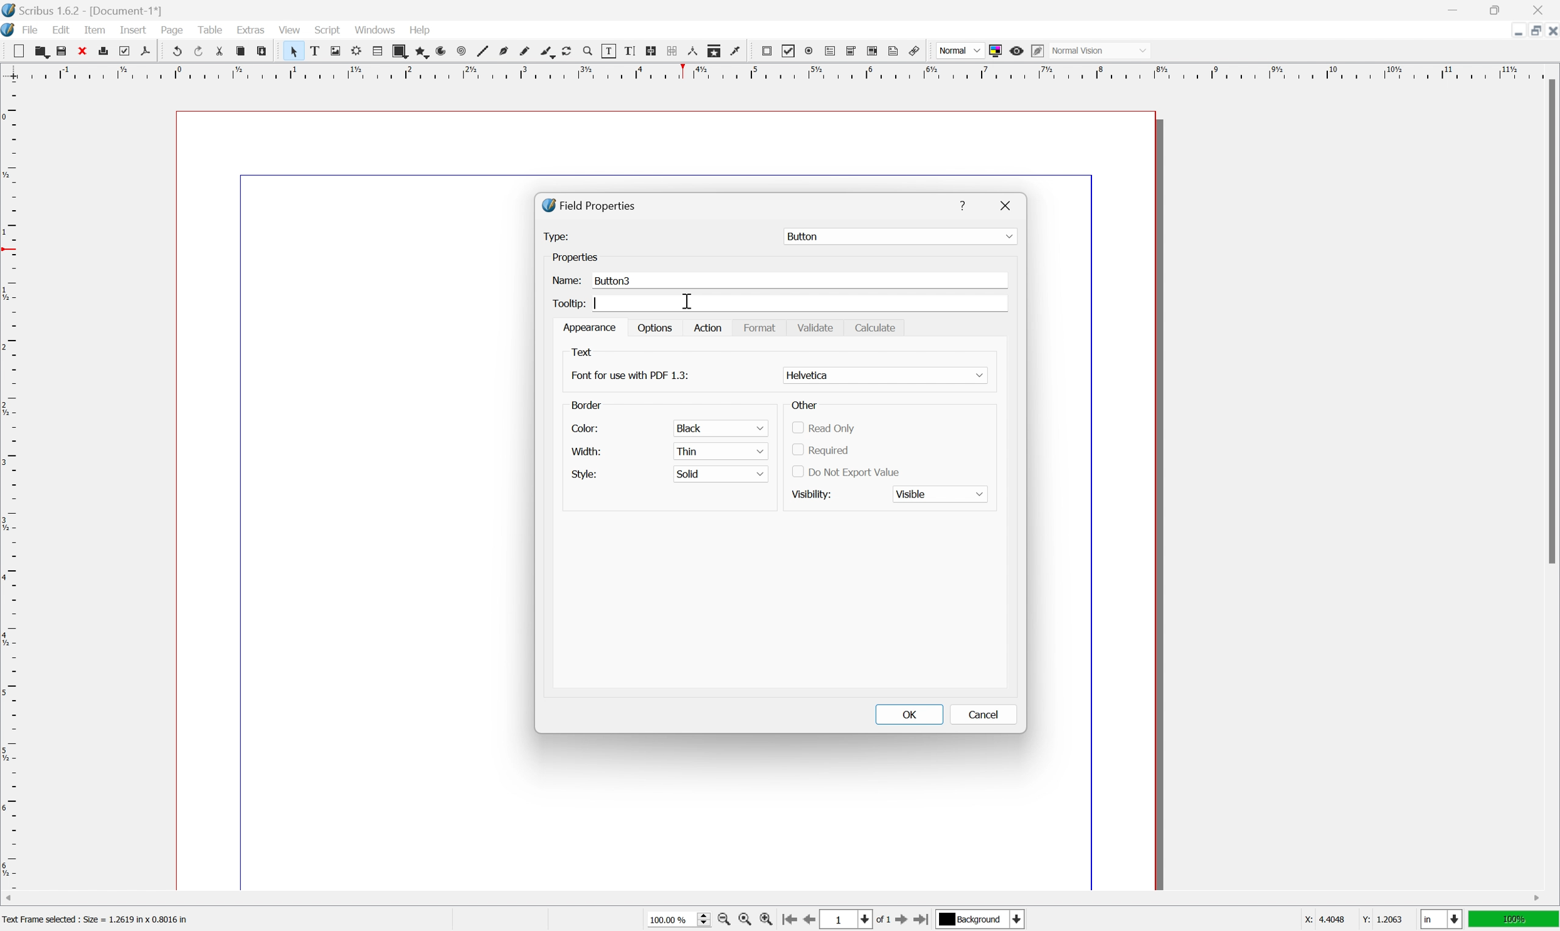  I want to click on go to next page, so click(900, 920).